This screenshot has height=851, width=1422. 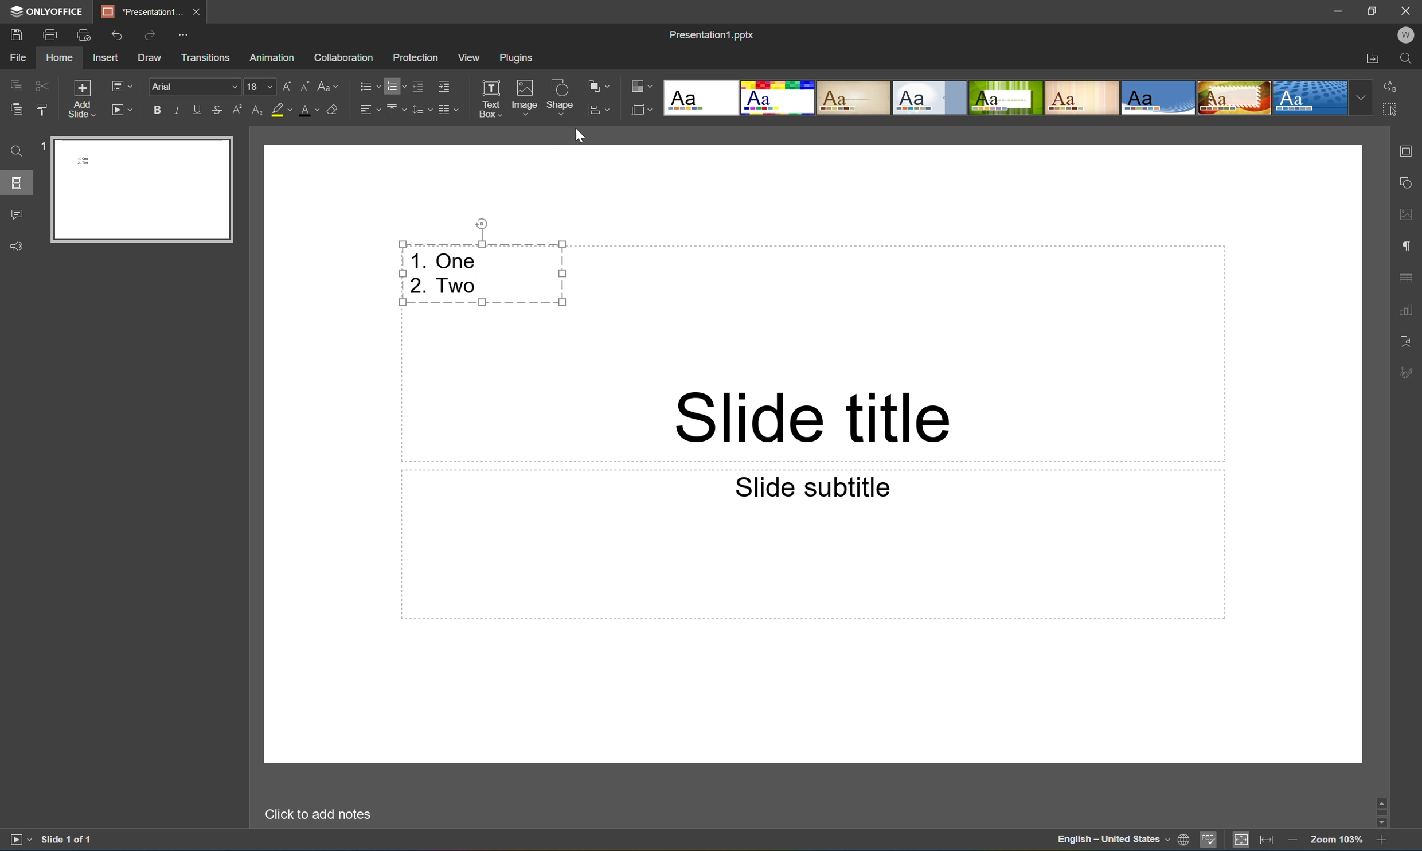 I want to click on Draw, so click(x=150, y=59).